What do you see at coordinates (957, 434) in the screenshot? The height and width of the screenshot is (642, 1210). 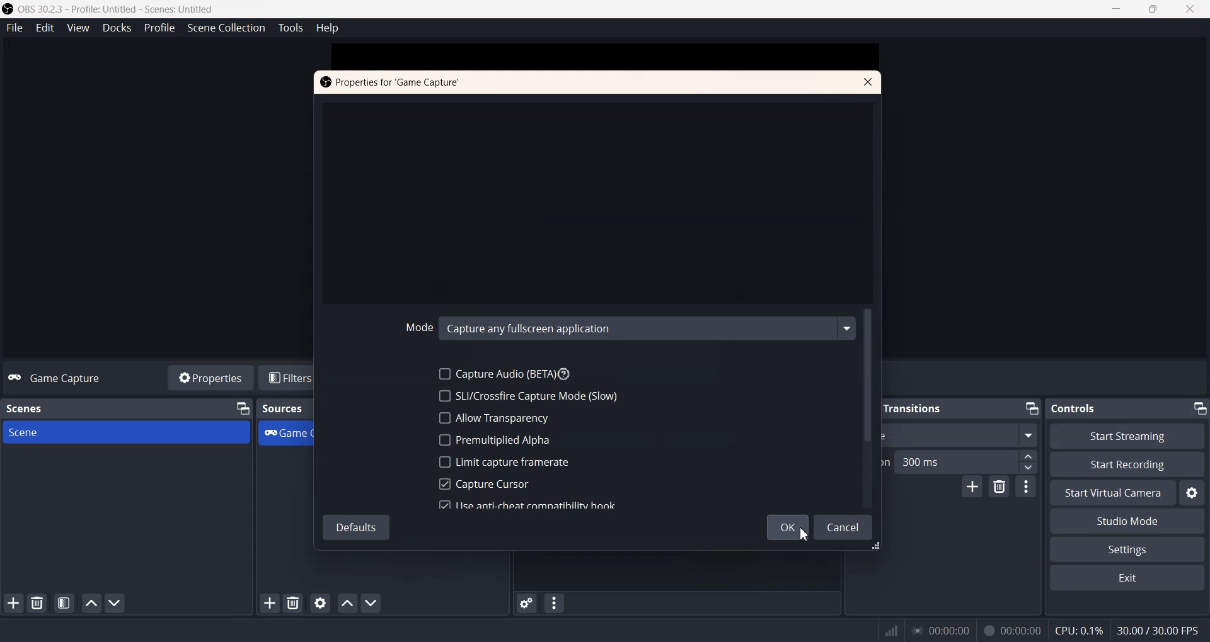 I see `Swipe` at bounding box center [957, 434].